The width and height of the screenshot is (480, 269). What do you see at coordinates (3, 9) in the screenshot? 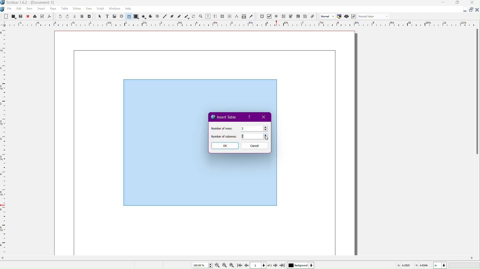
I see `Logo` at bounding box center [3, 9].